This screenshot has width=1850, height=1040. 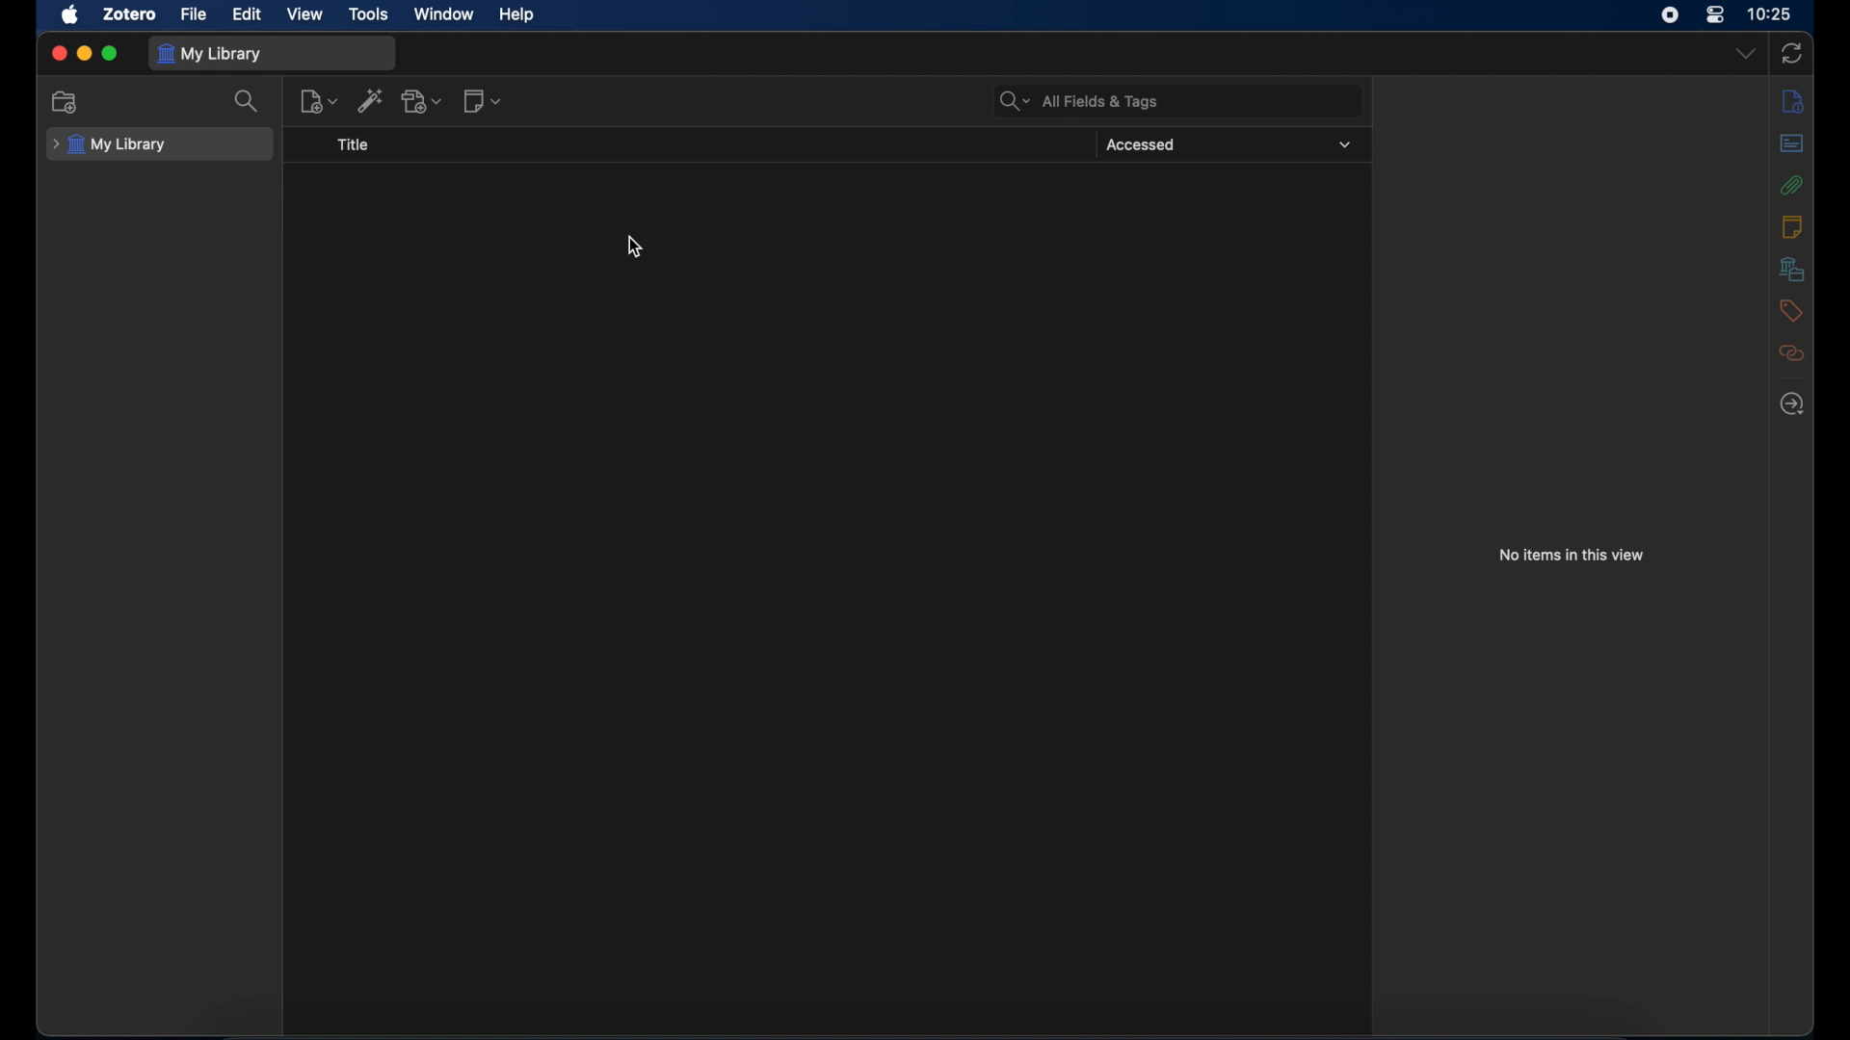 I want to click on zotero, so click(x=129, y=14).